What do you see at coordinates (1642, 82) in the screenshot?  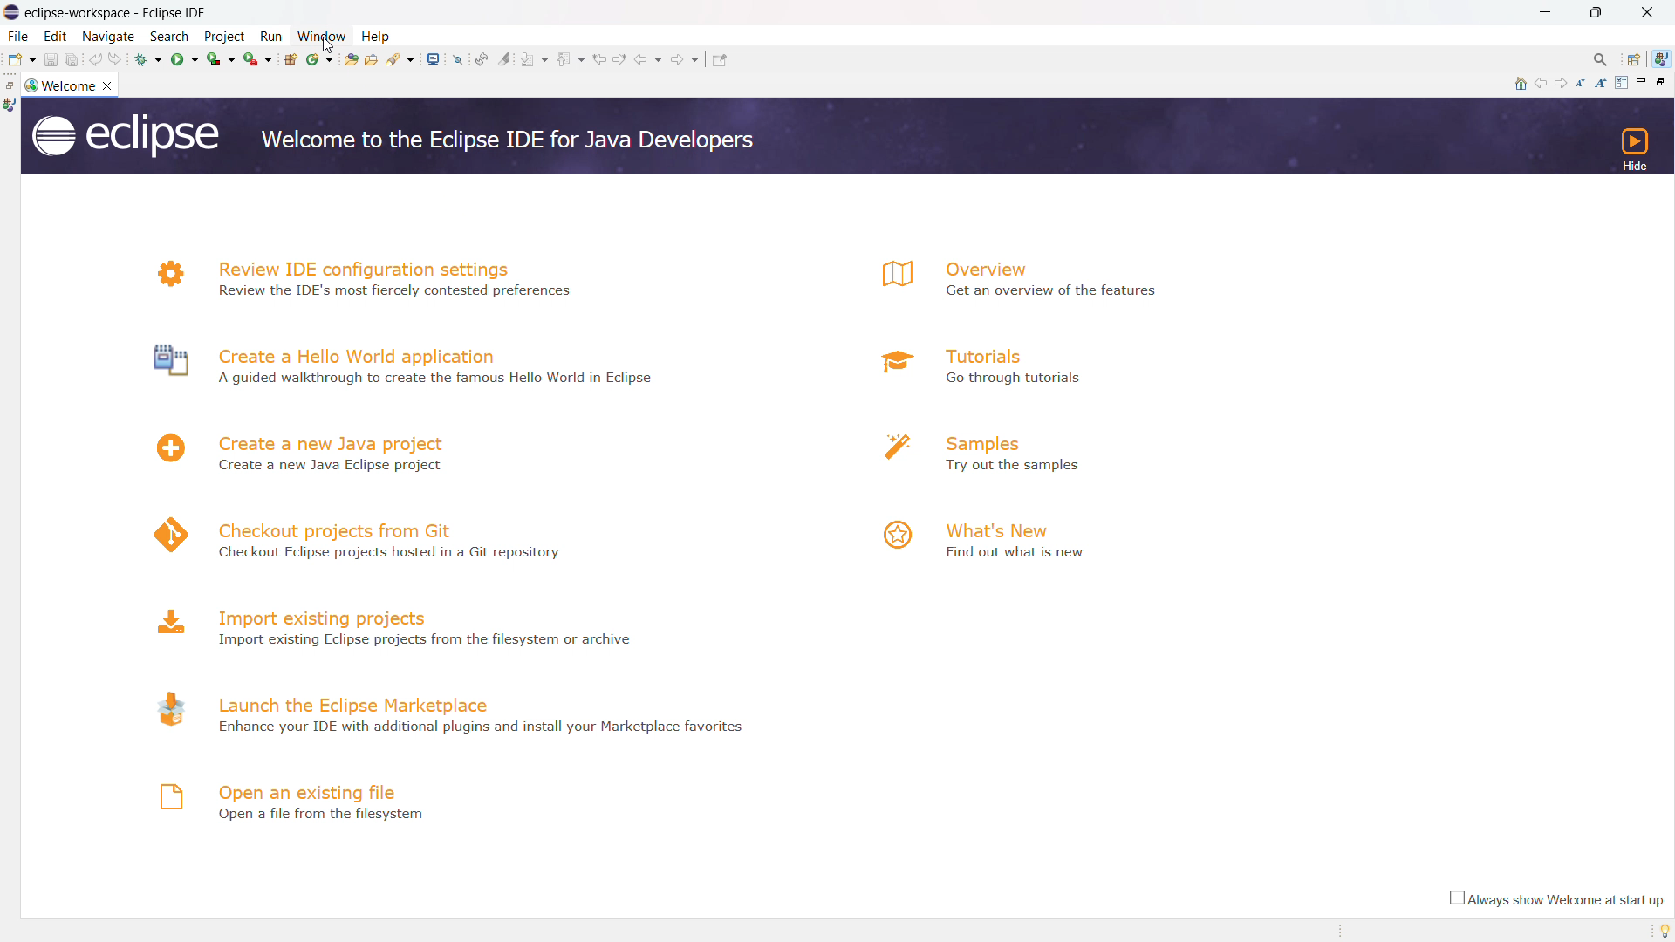 I see `minimize page` at bounding box center [1642, 82].